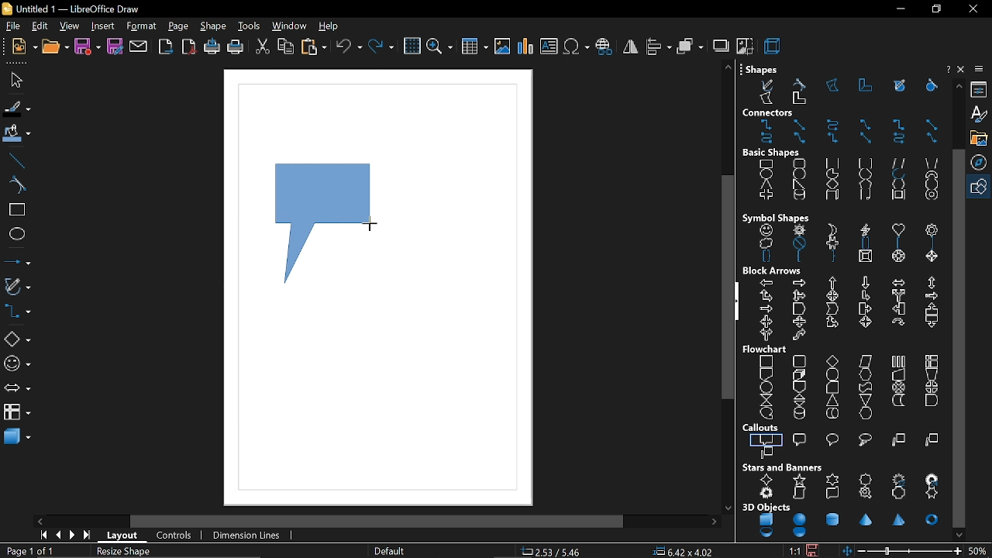  Describe the element at coordinates (931, 257) in the screenshot. I see `diamond bevel` at that location.